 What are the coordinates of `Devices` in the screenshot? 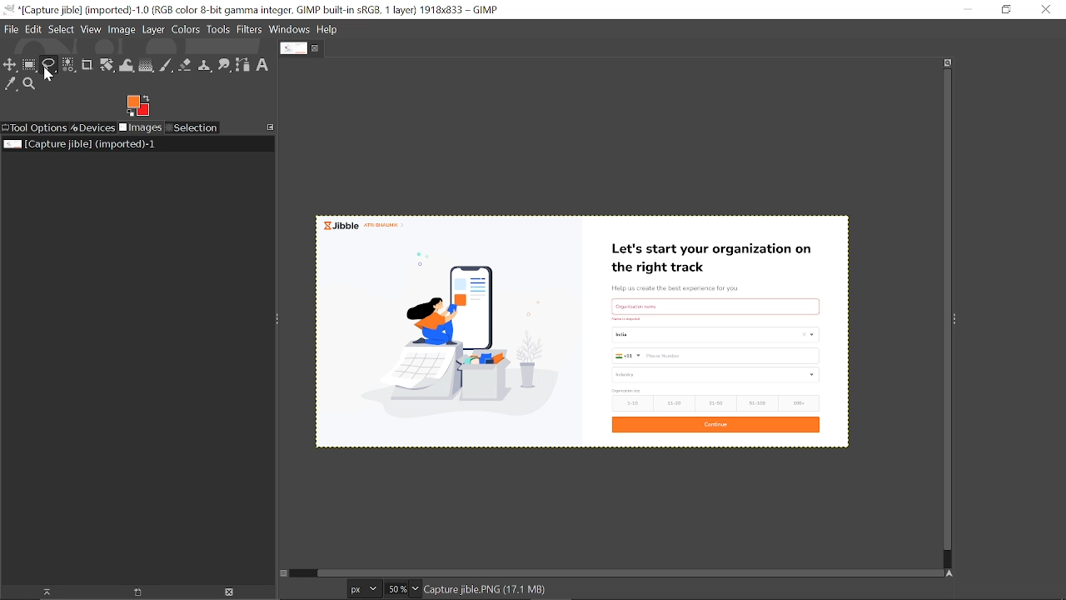 It's located at (93, 127).